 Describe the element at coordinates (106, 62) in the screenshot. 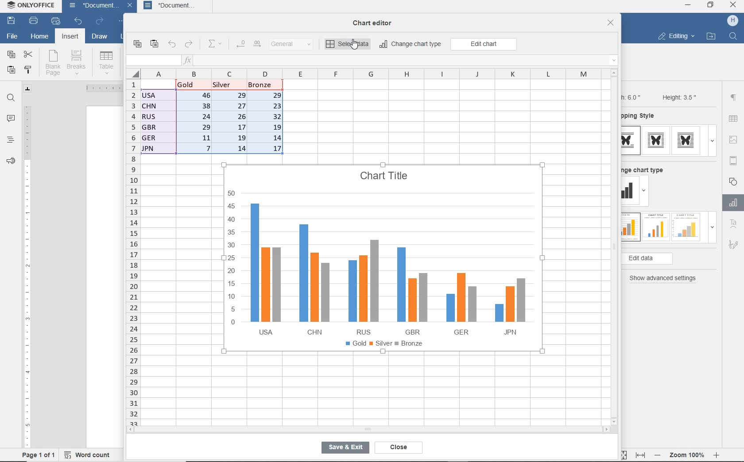

I see `table` at that location.